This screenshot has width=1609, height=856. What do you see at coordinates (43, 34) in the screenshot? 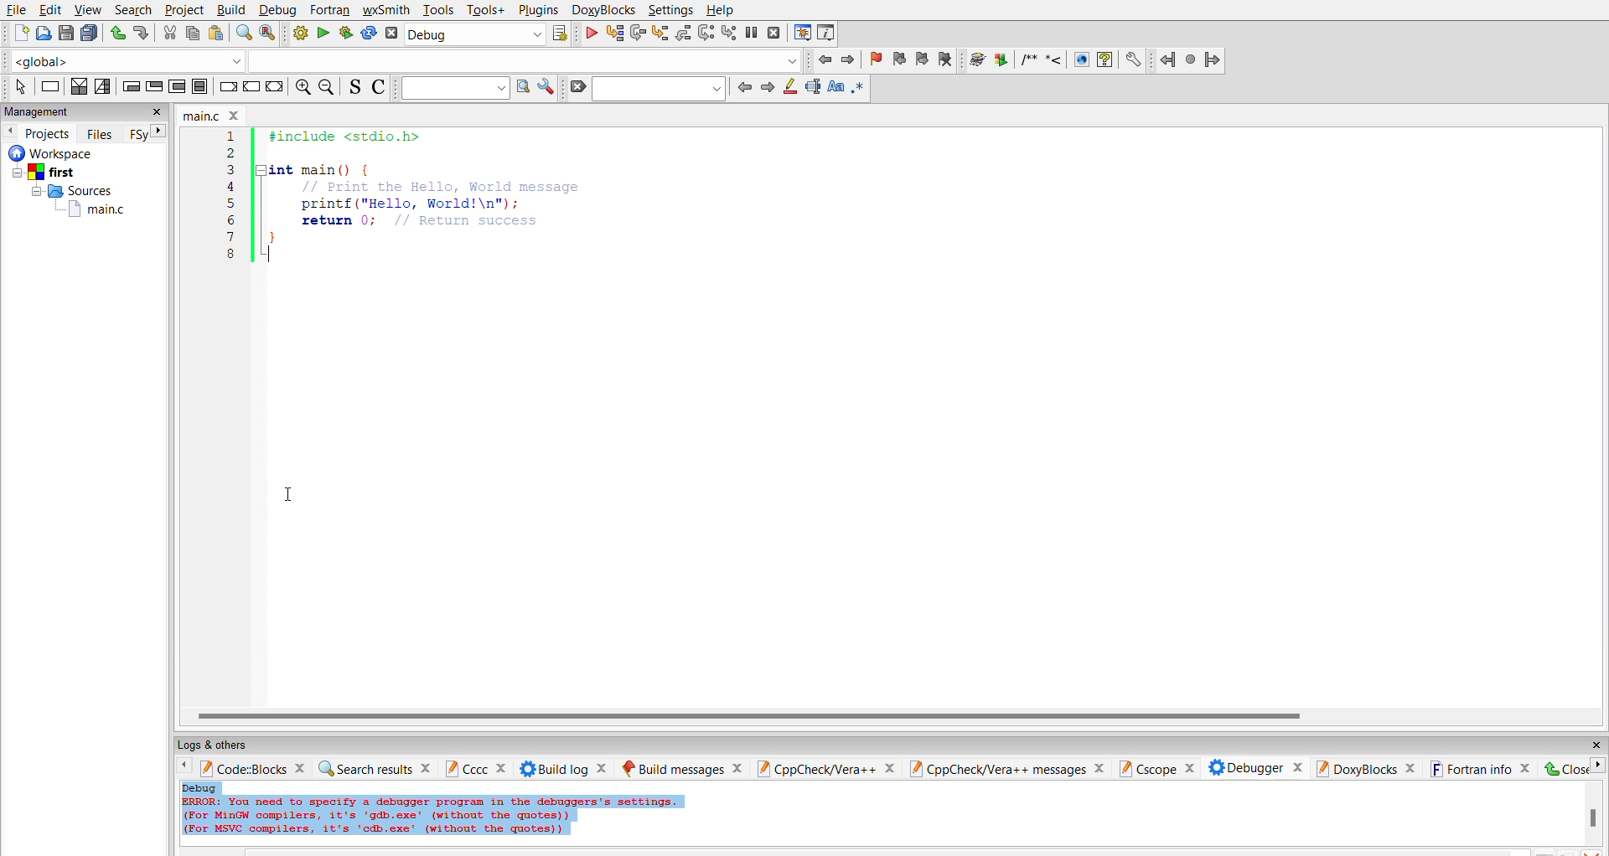
I see `open` at bounding box center [43, 34].